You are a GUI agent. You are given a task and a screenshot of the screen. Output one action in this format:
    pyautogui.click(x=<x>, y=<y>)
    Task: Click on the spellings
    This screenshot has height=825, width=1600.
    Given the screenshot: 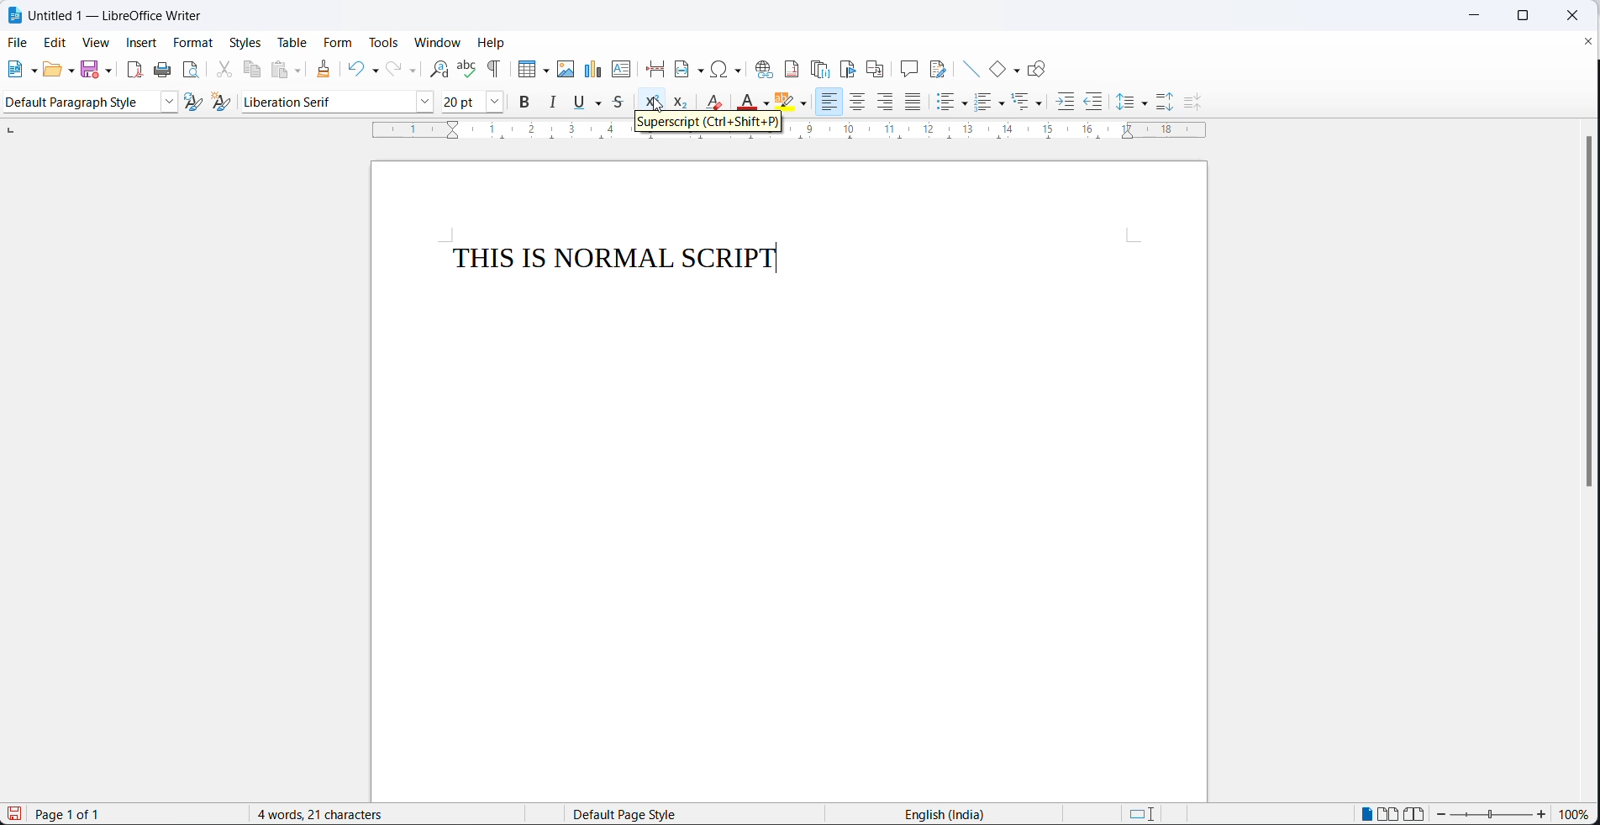 What is the action you would take?
    pyautogui.click(x=465, y=68)
    